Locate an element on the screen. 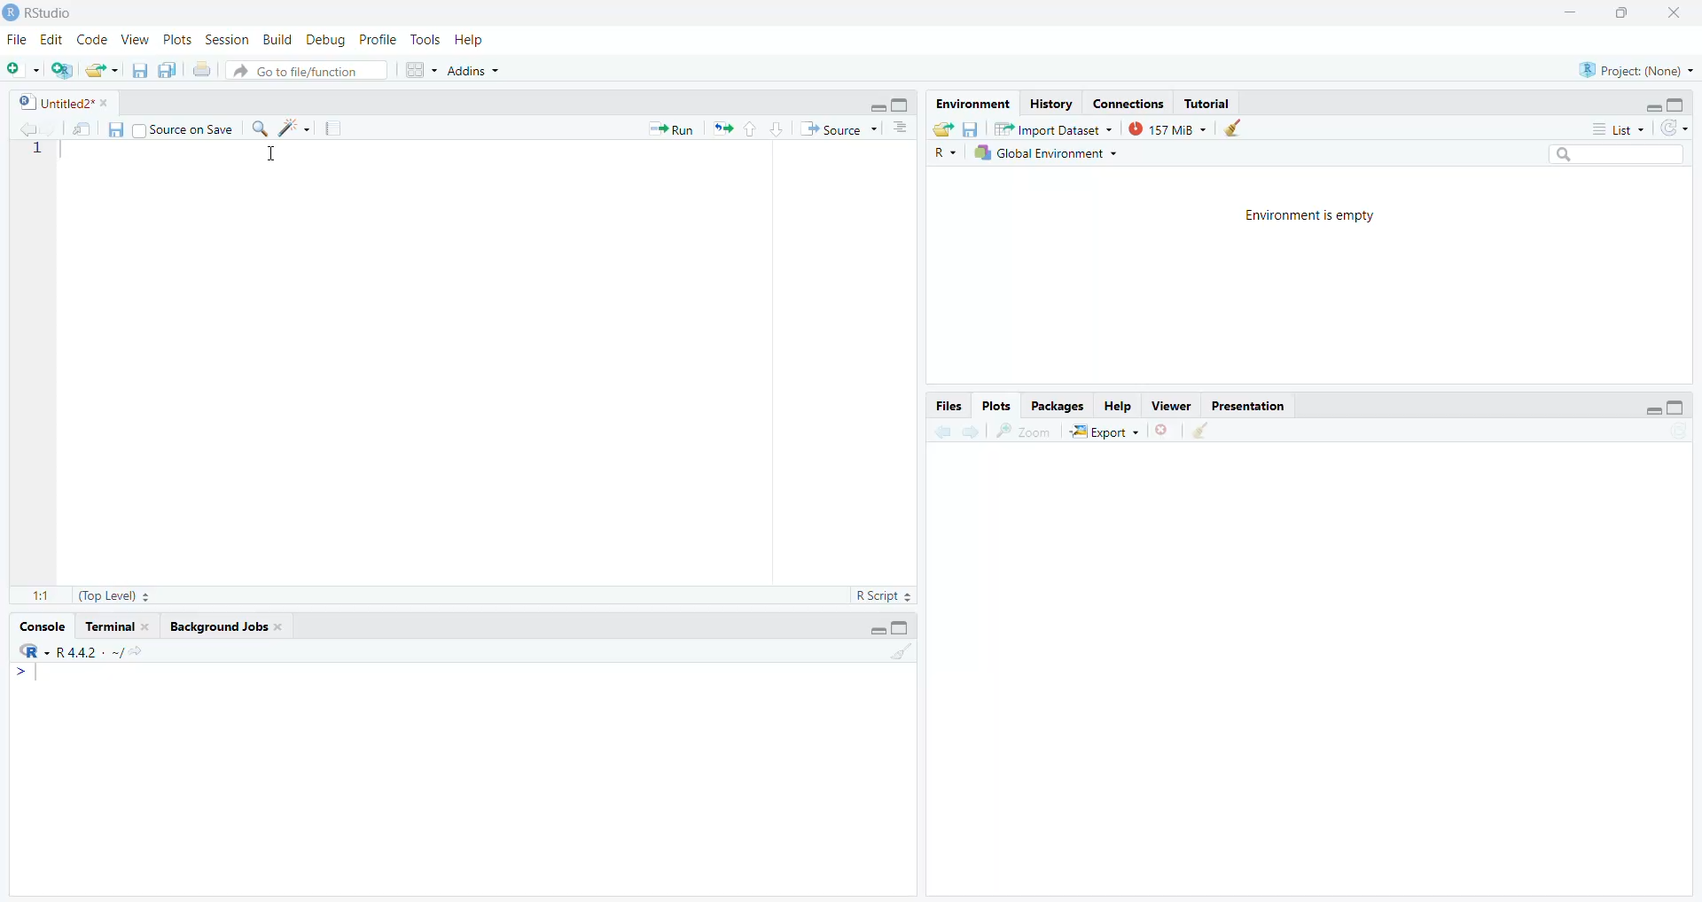 This screenshot has height=902, width=1702. File is located at coordinates (16, 37).